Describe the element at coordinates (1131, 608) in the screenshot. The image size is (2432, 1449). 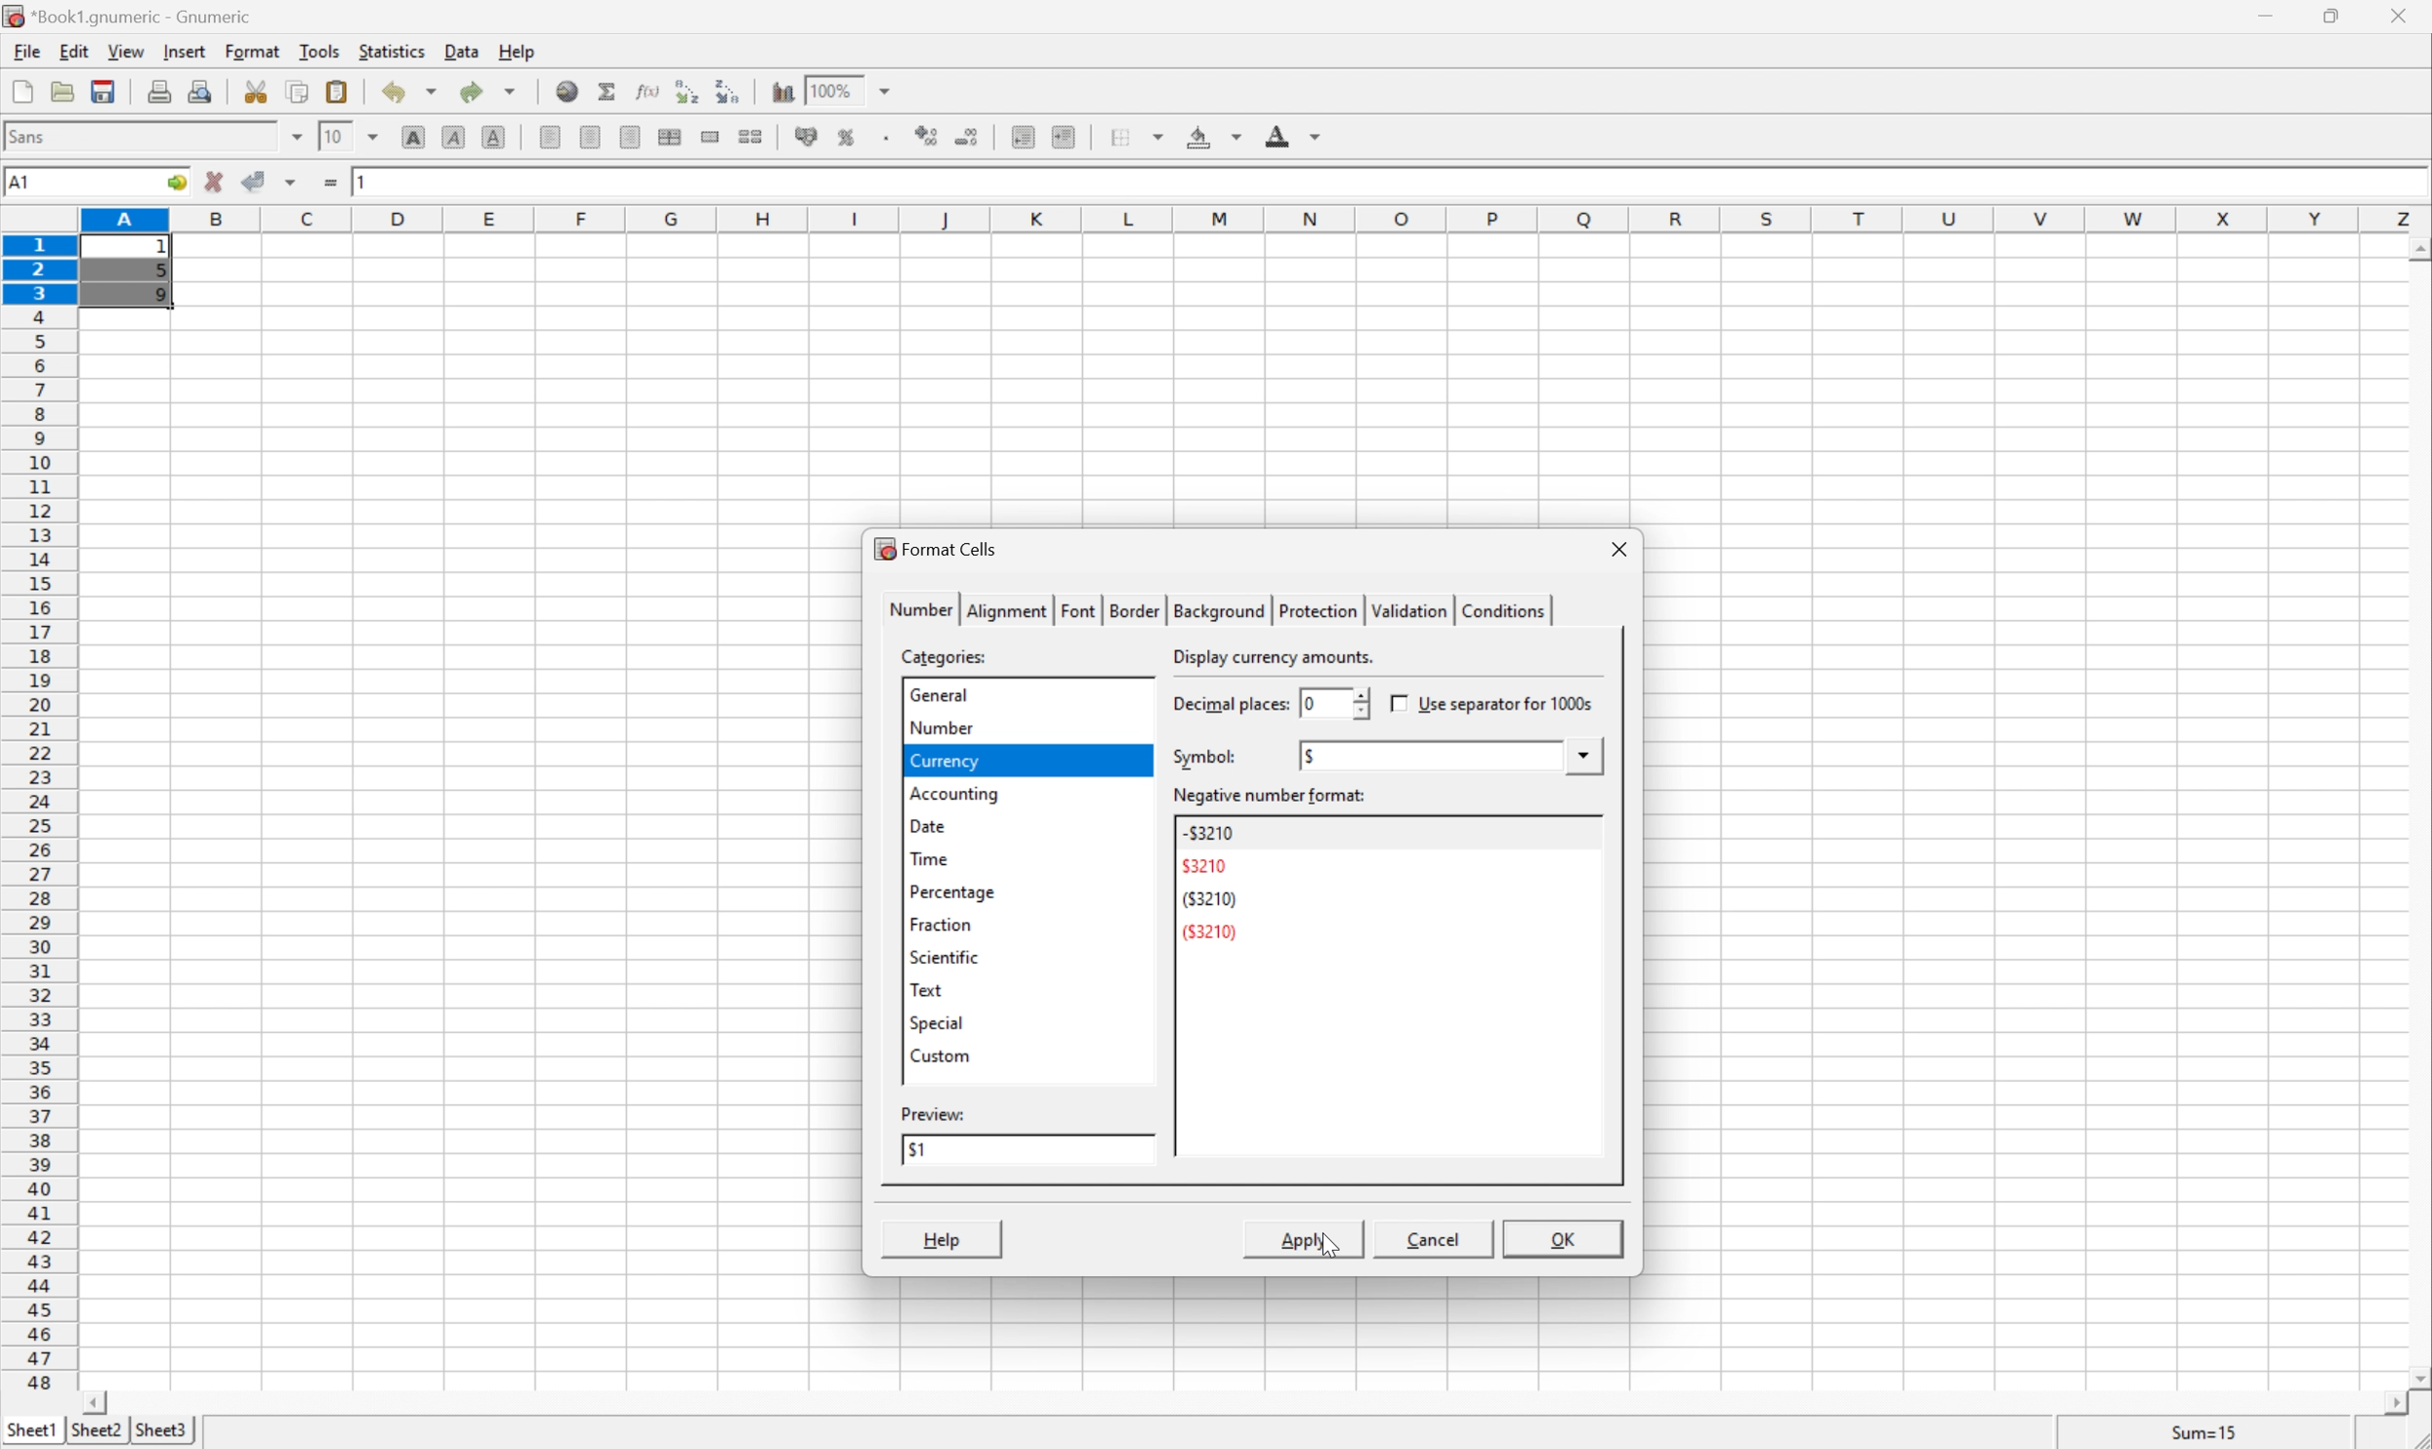
I see `border` at that location.